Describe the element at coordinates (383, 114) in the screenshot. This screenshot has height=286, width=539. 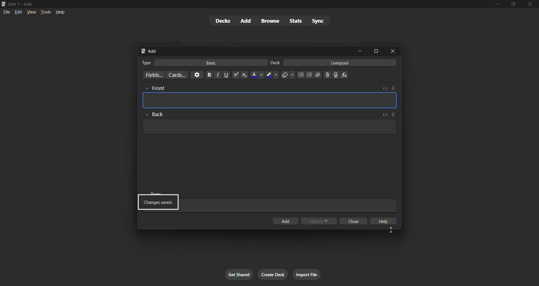
I see `change` at that location.